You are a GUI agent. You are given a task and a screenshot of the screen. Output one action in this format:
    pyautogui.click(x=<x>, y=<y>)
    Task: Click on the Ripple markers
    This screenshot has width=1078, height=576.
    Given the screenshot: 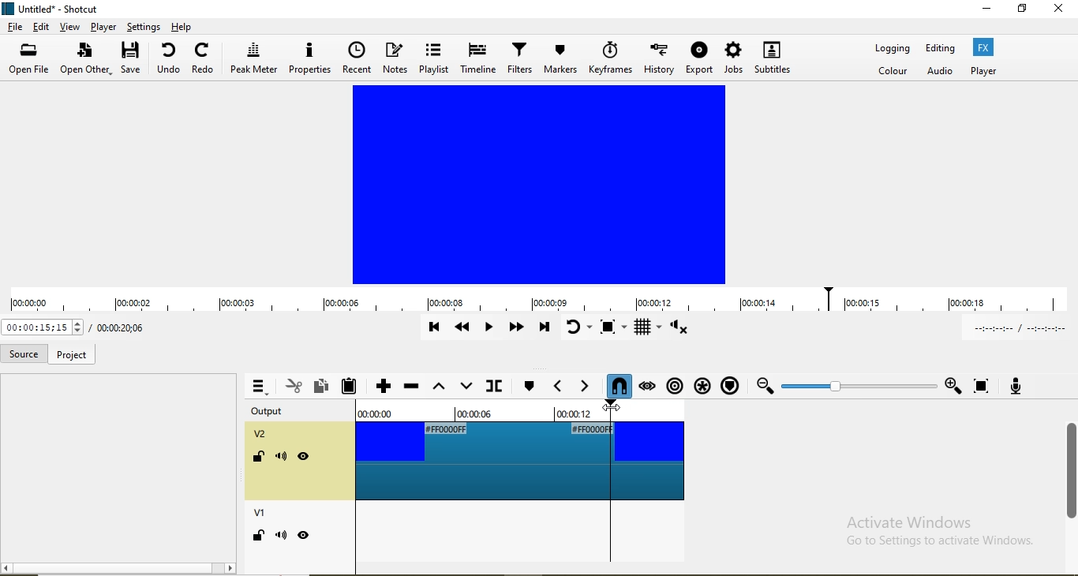 What is the action you would take?
    pyautogui.click(x=673, y=382)
    